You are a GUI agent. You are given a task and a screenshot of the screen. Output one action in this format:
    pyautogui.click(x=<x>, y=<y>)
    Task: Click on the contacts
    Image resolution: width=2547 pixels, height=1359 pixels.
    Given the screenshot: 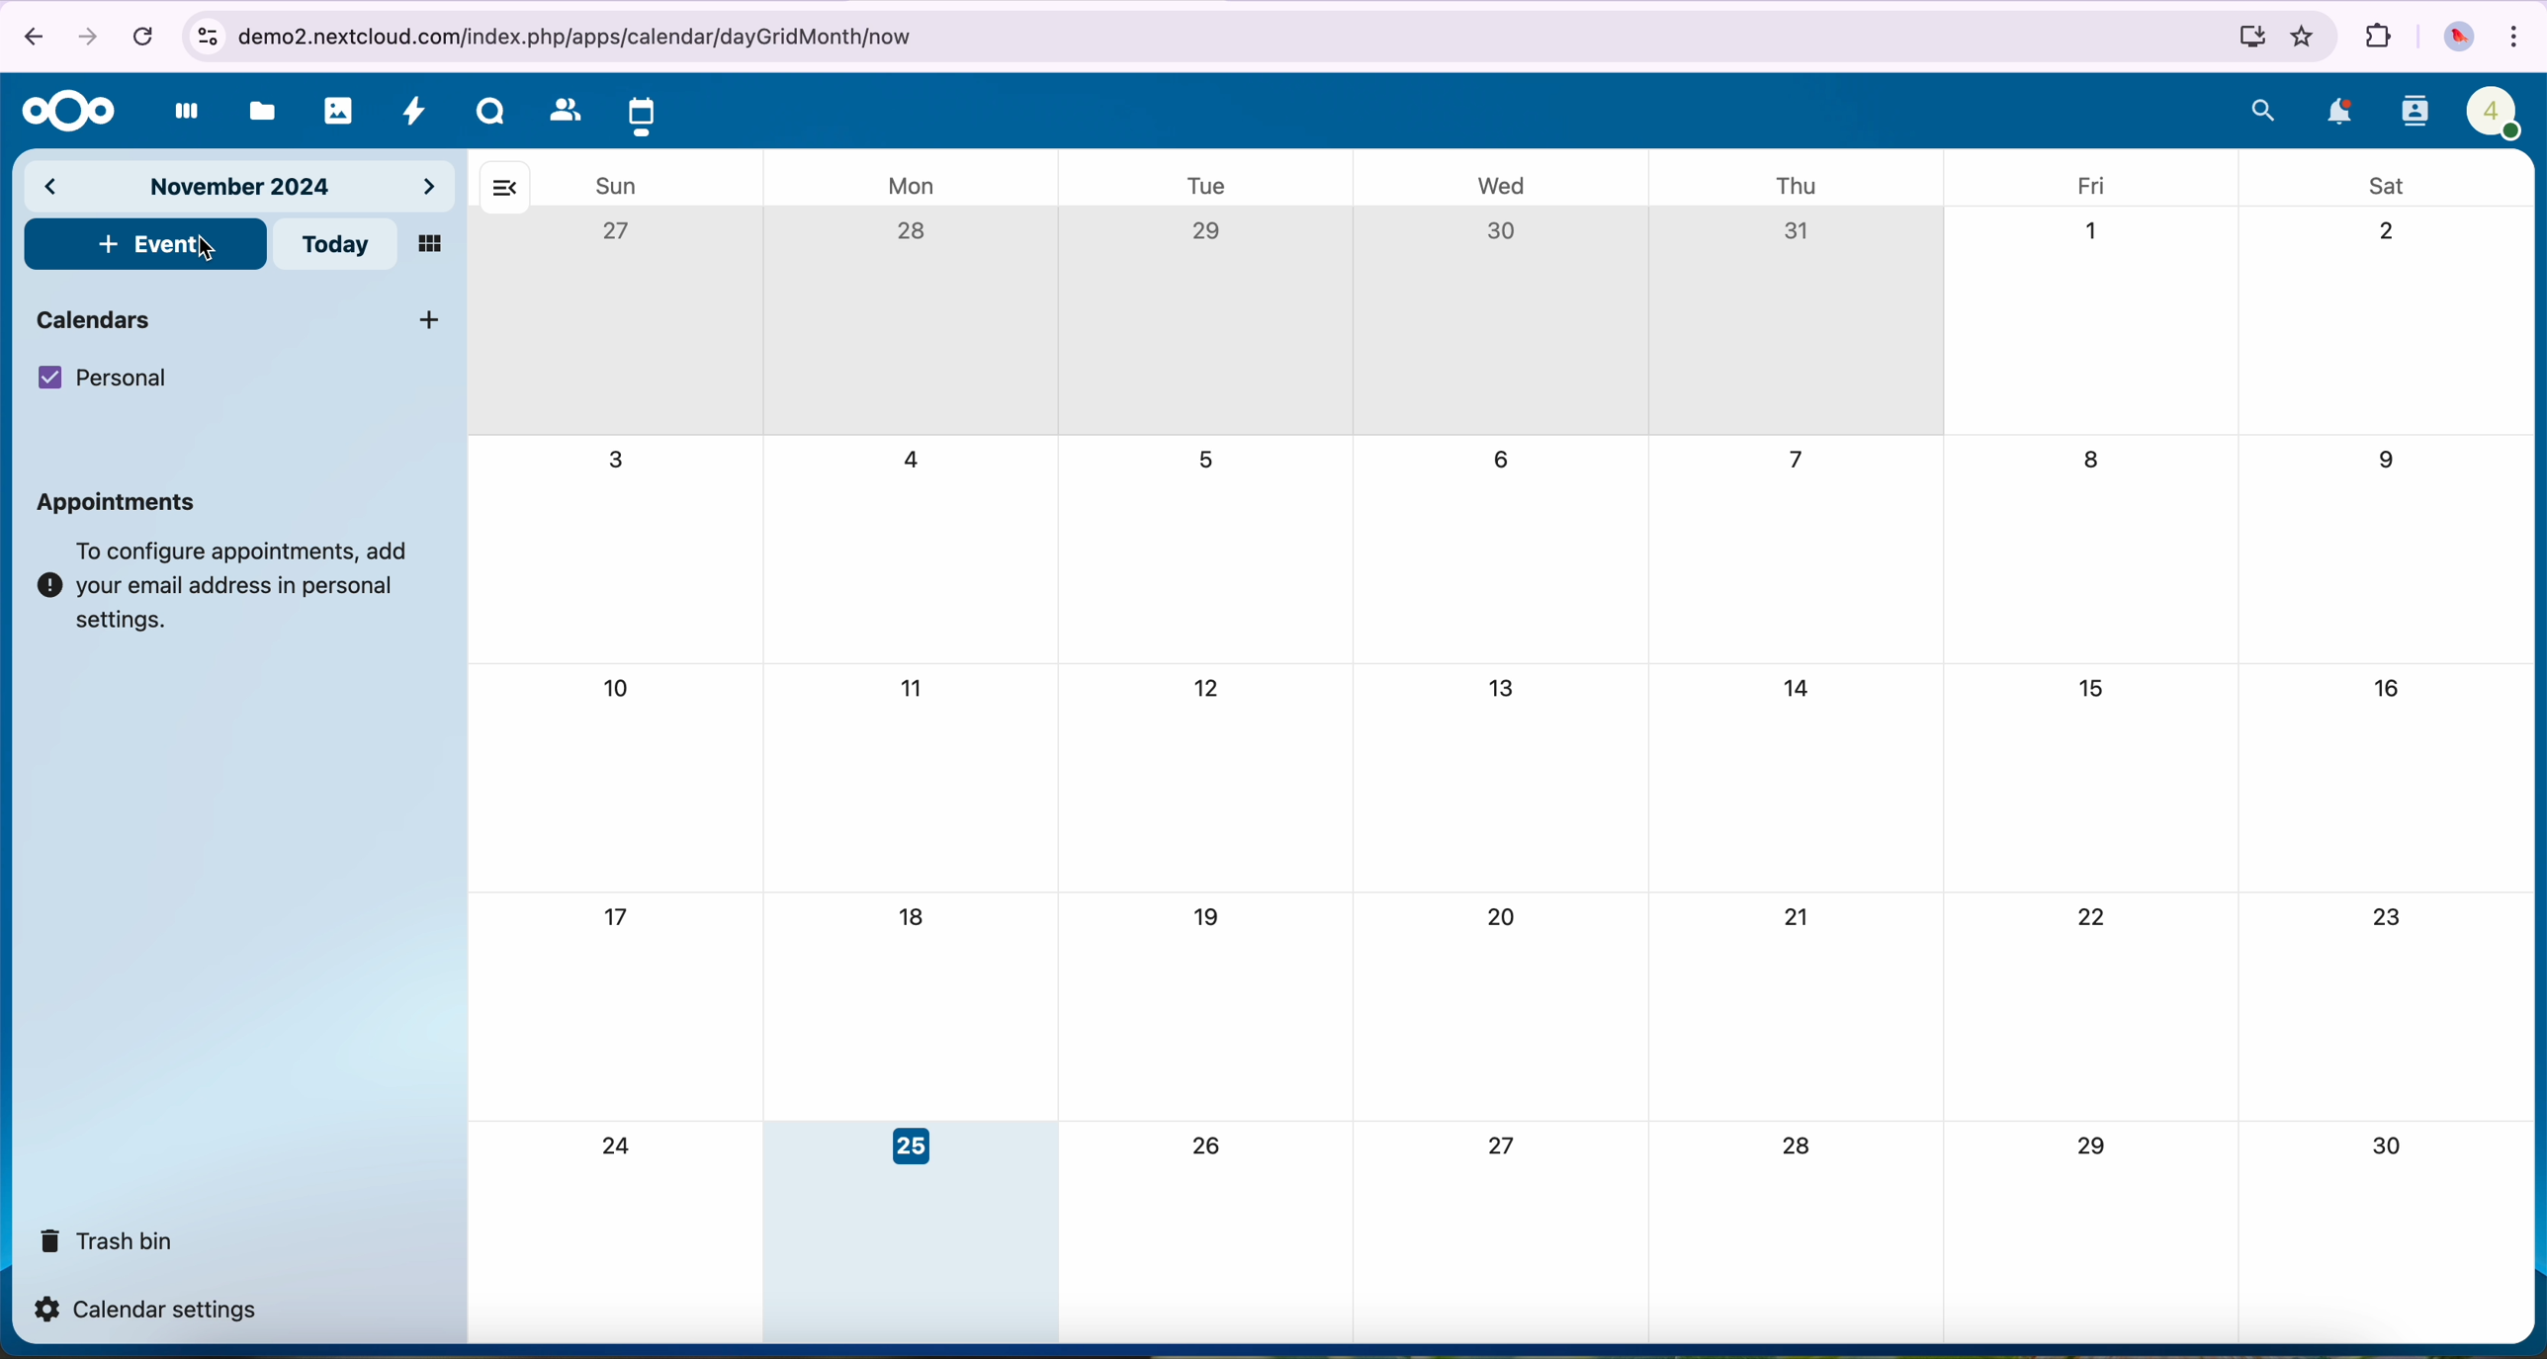 What is the action you would take?
    pyautogui.click(x=2412, y=113)
    